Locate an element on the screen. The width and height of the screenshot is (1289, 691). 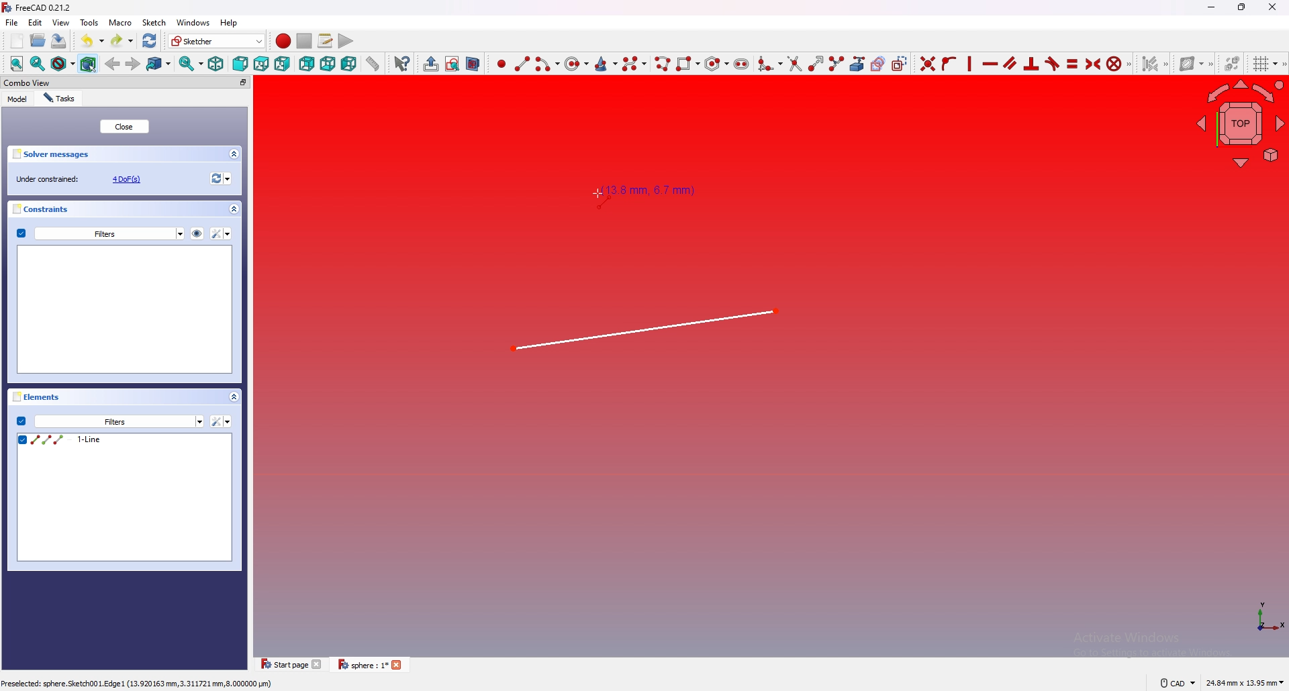
Go to linked object is located at coordinates (159, 64).